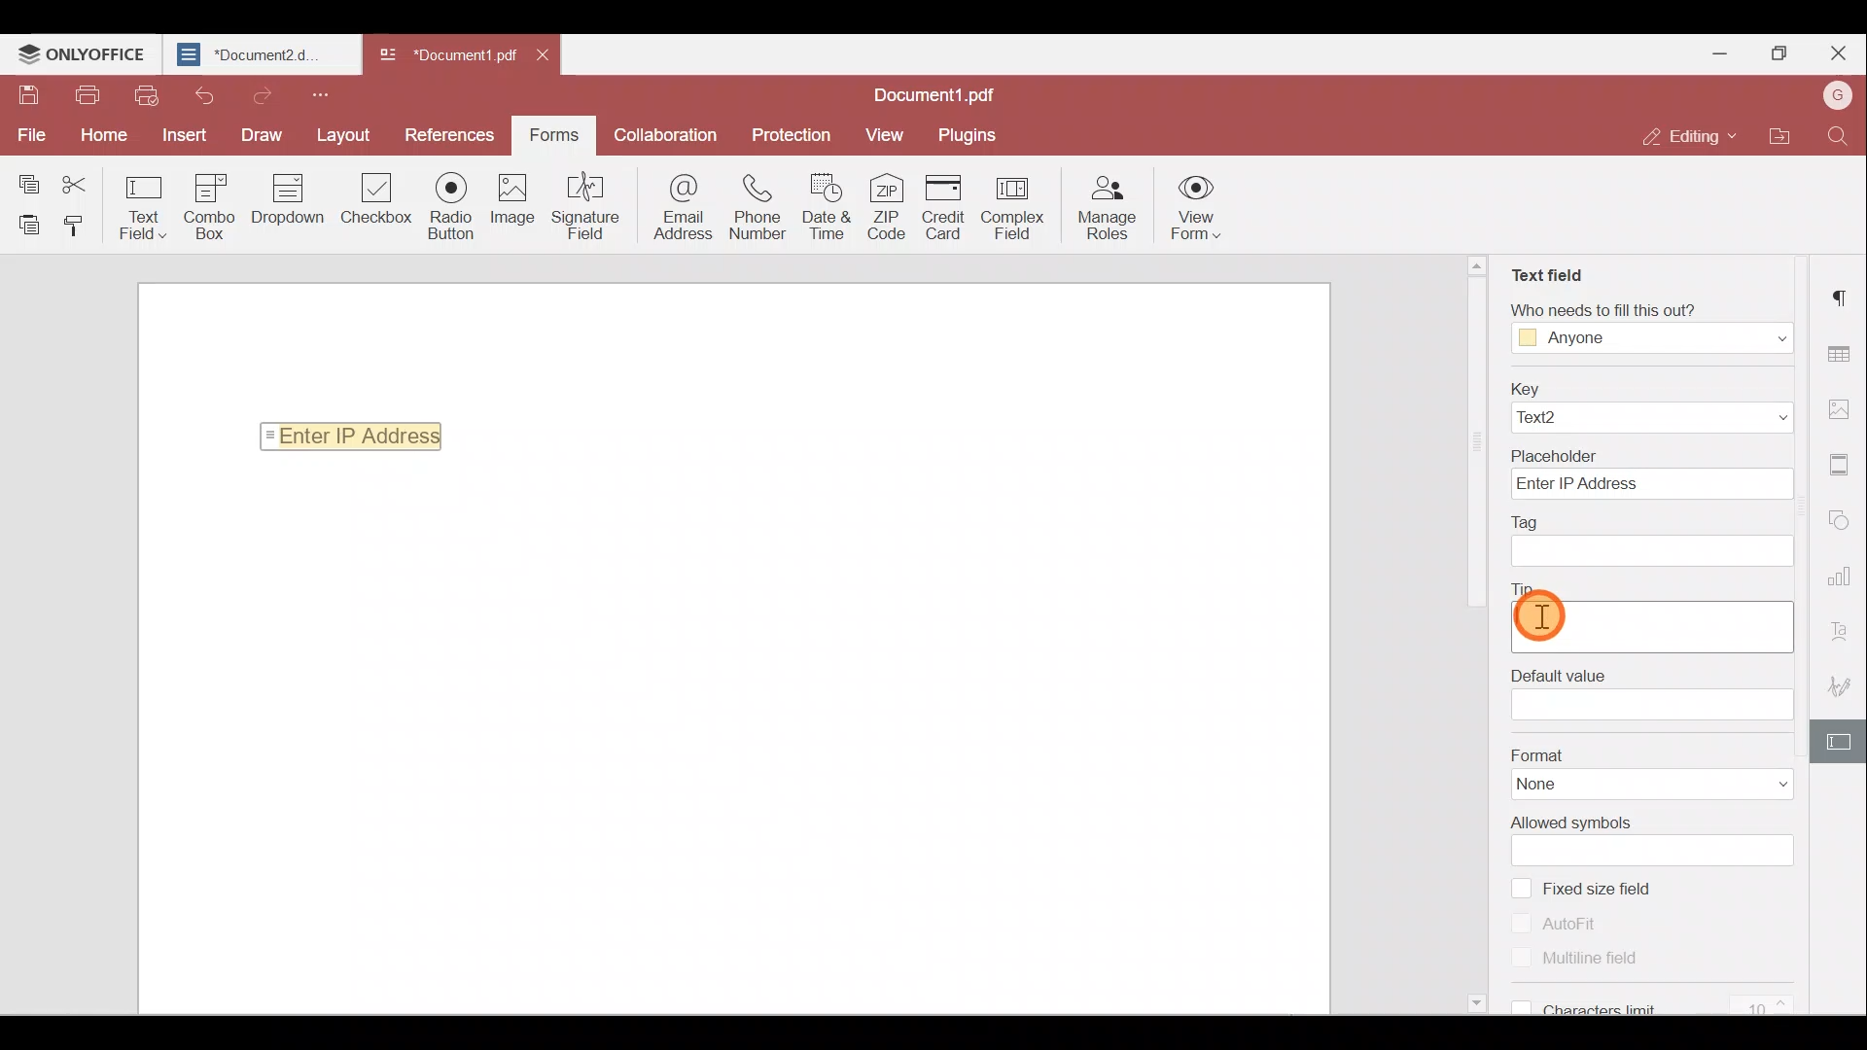  What do you see at coordinates (29, 133) in the screenshot?
I see `File` at bounding box center [29, 133].